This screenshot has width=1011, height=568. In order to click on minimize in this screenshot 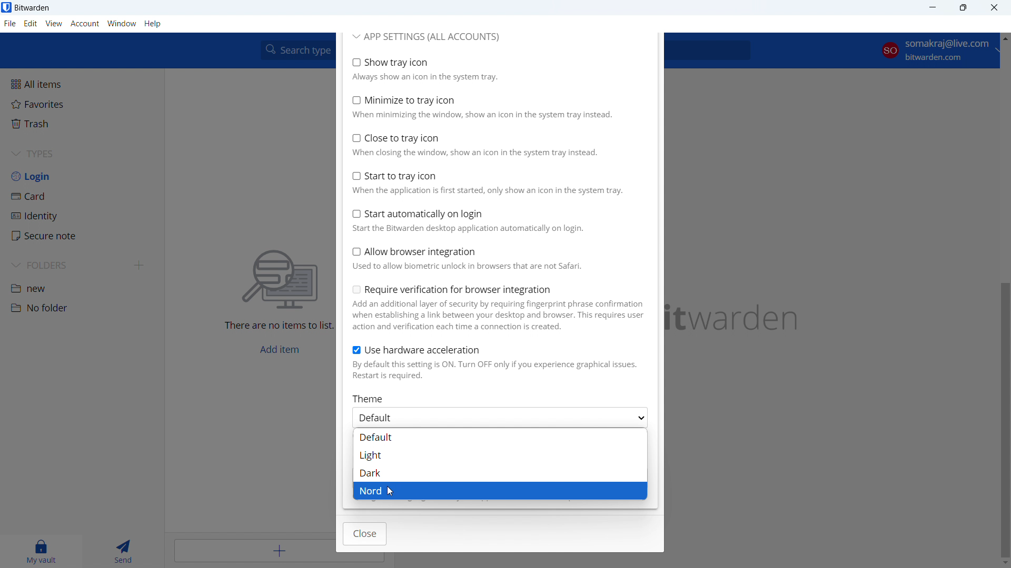, I will do `click(932, 8)`.